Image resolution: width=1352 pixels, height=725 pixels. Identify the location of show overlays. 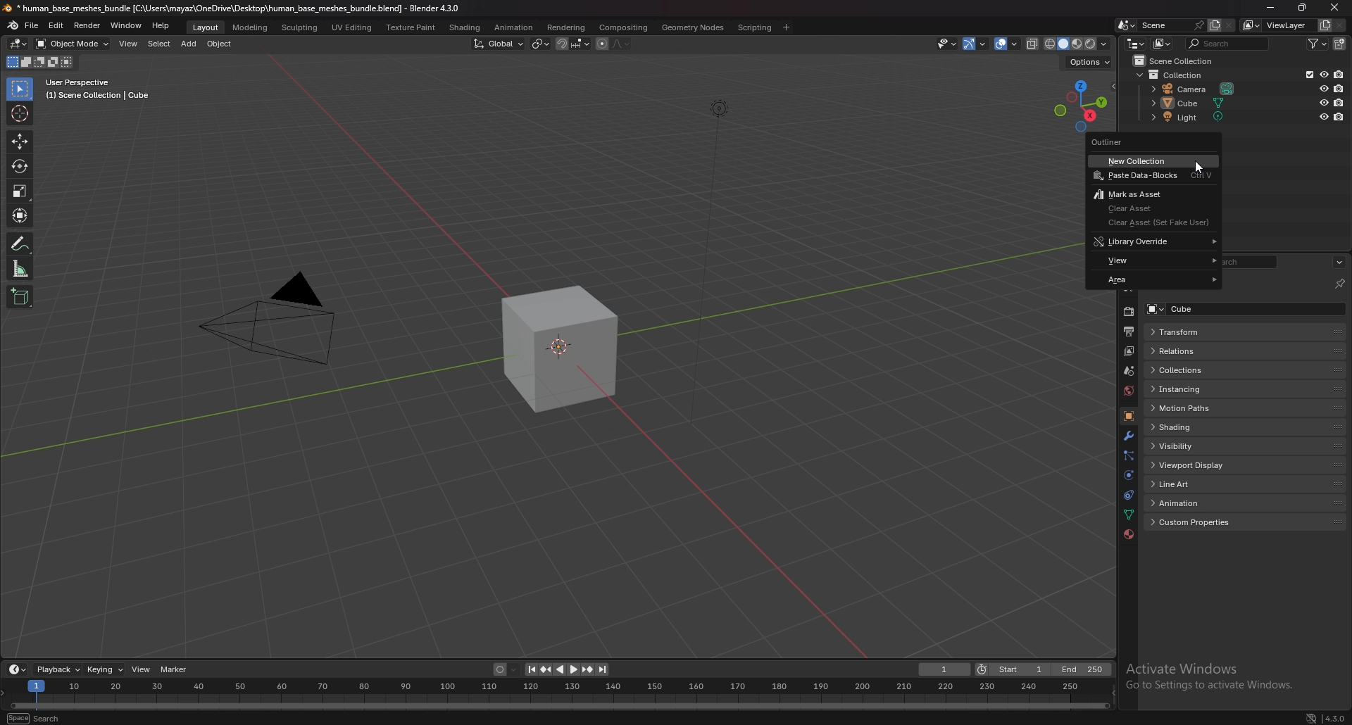
(1008, 43).